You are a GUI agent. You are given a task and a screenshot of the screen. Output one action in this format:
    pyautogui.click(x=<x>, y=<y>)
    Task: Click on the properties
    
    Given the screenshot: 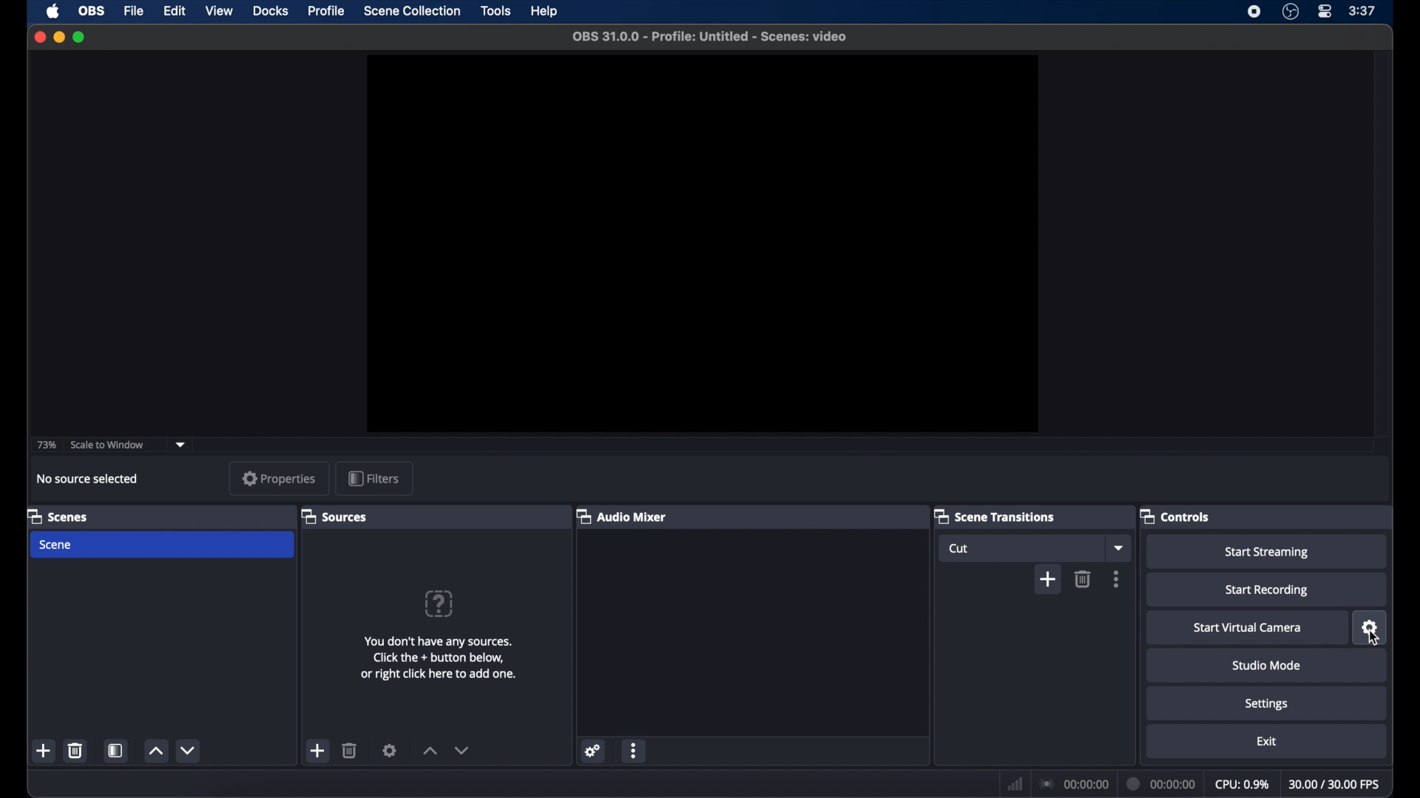 What is the action you would take?
    pyautogui.click(x=280, y=478)
    